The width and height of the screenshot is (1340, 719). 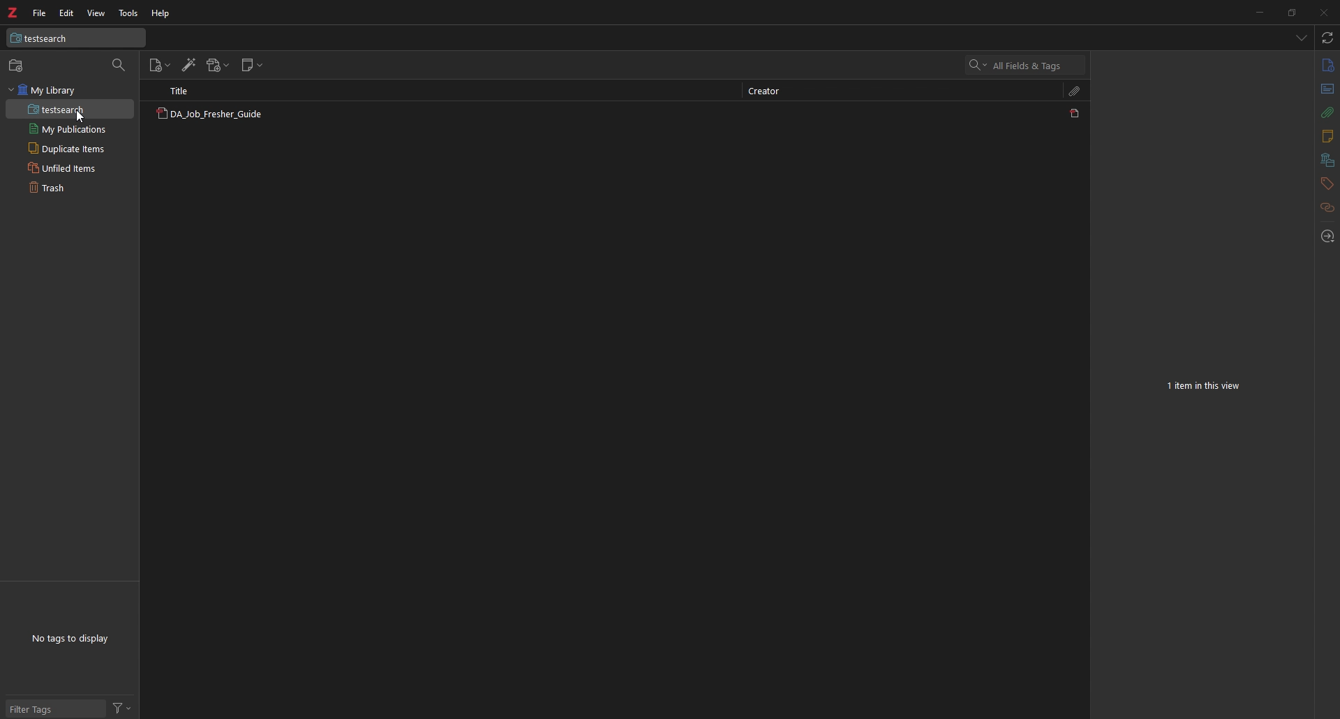 I want to click on DA_Job_Fresher_Guide, so click(x=209, y=115).